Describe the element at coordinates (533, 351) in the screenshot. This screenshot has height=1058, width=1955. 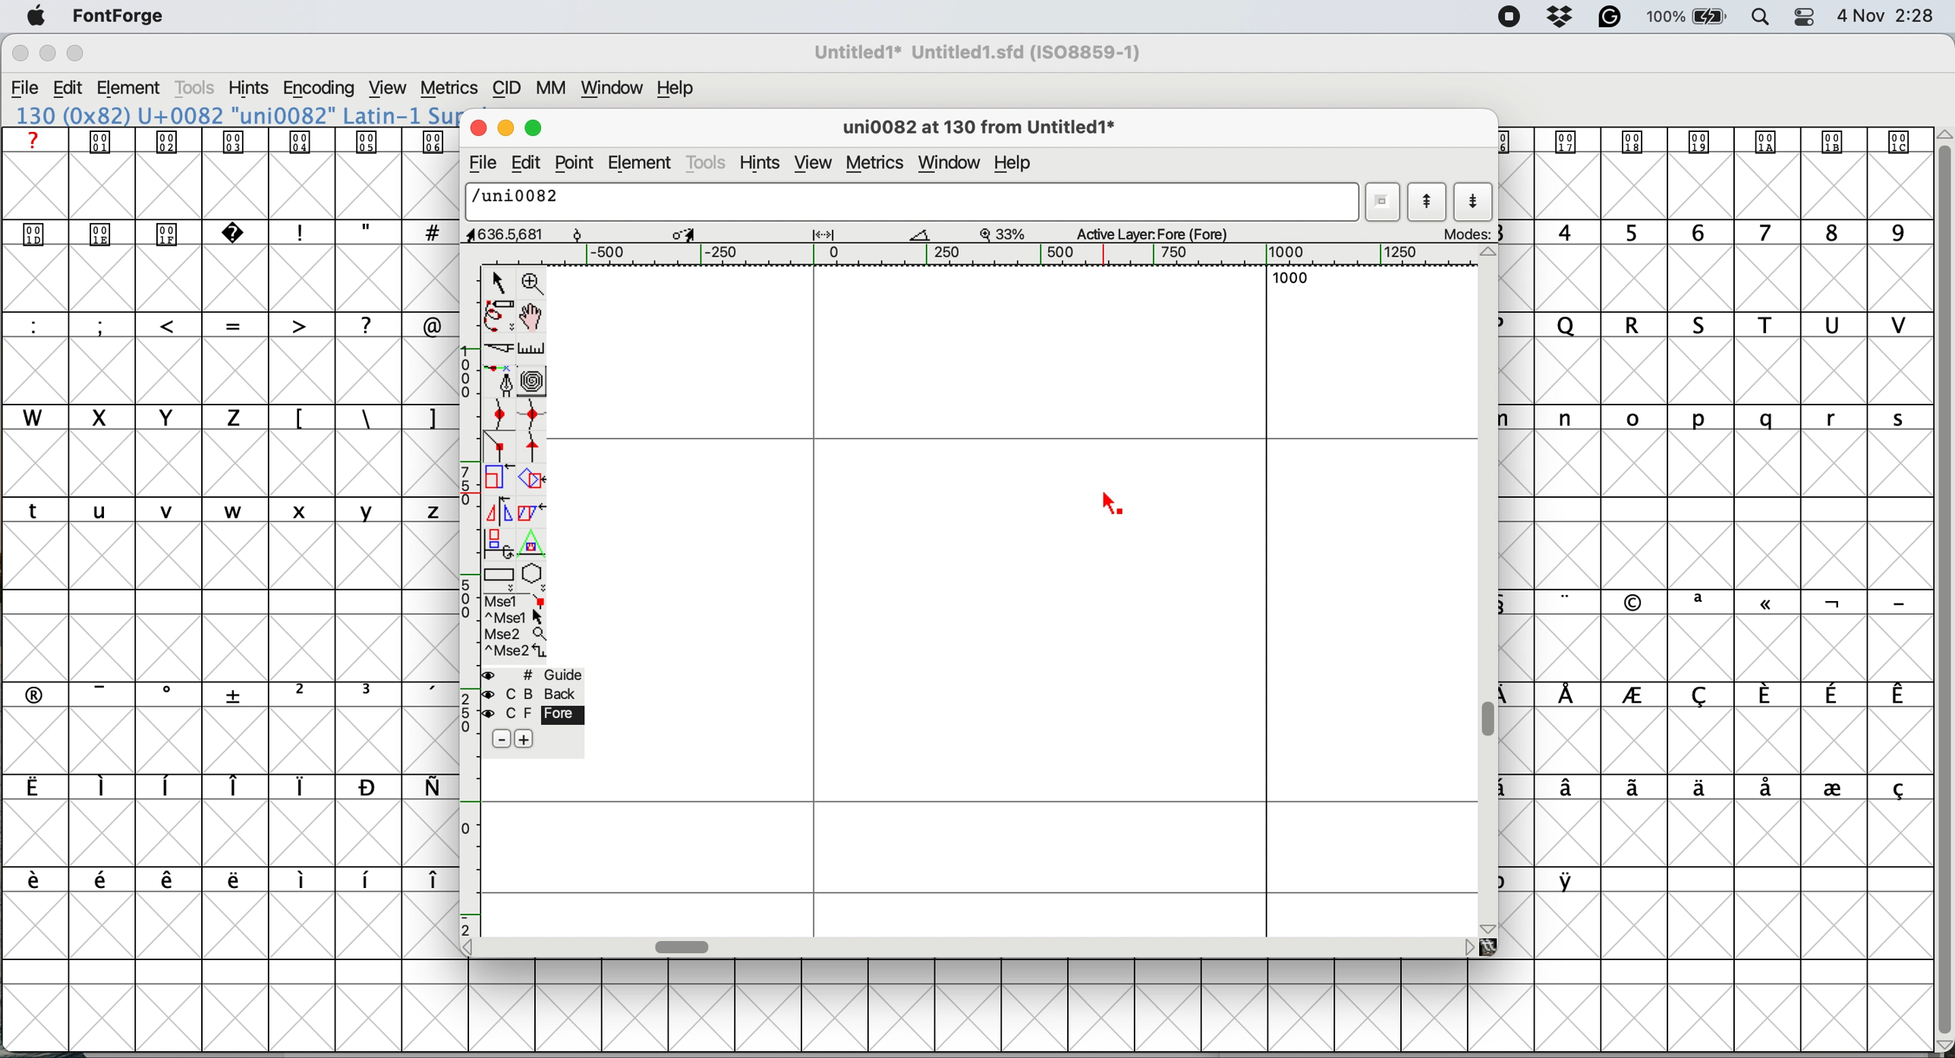
I see `measure distance between two points` at that location.